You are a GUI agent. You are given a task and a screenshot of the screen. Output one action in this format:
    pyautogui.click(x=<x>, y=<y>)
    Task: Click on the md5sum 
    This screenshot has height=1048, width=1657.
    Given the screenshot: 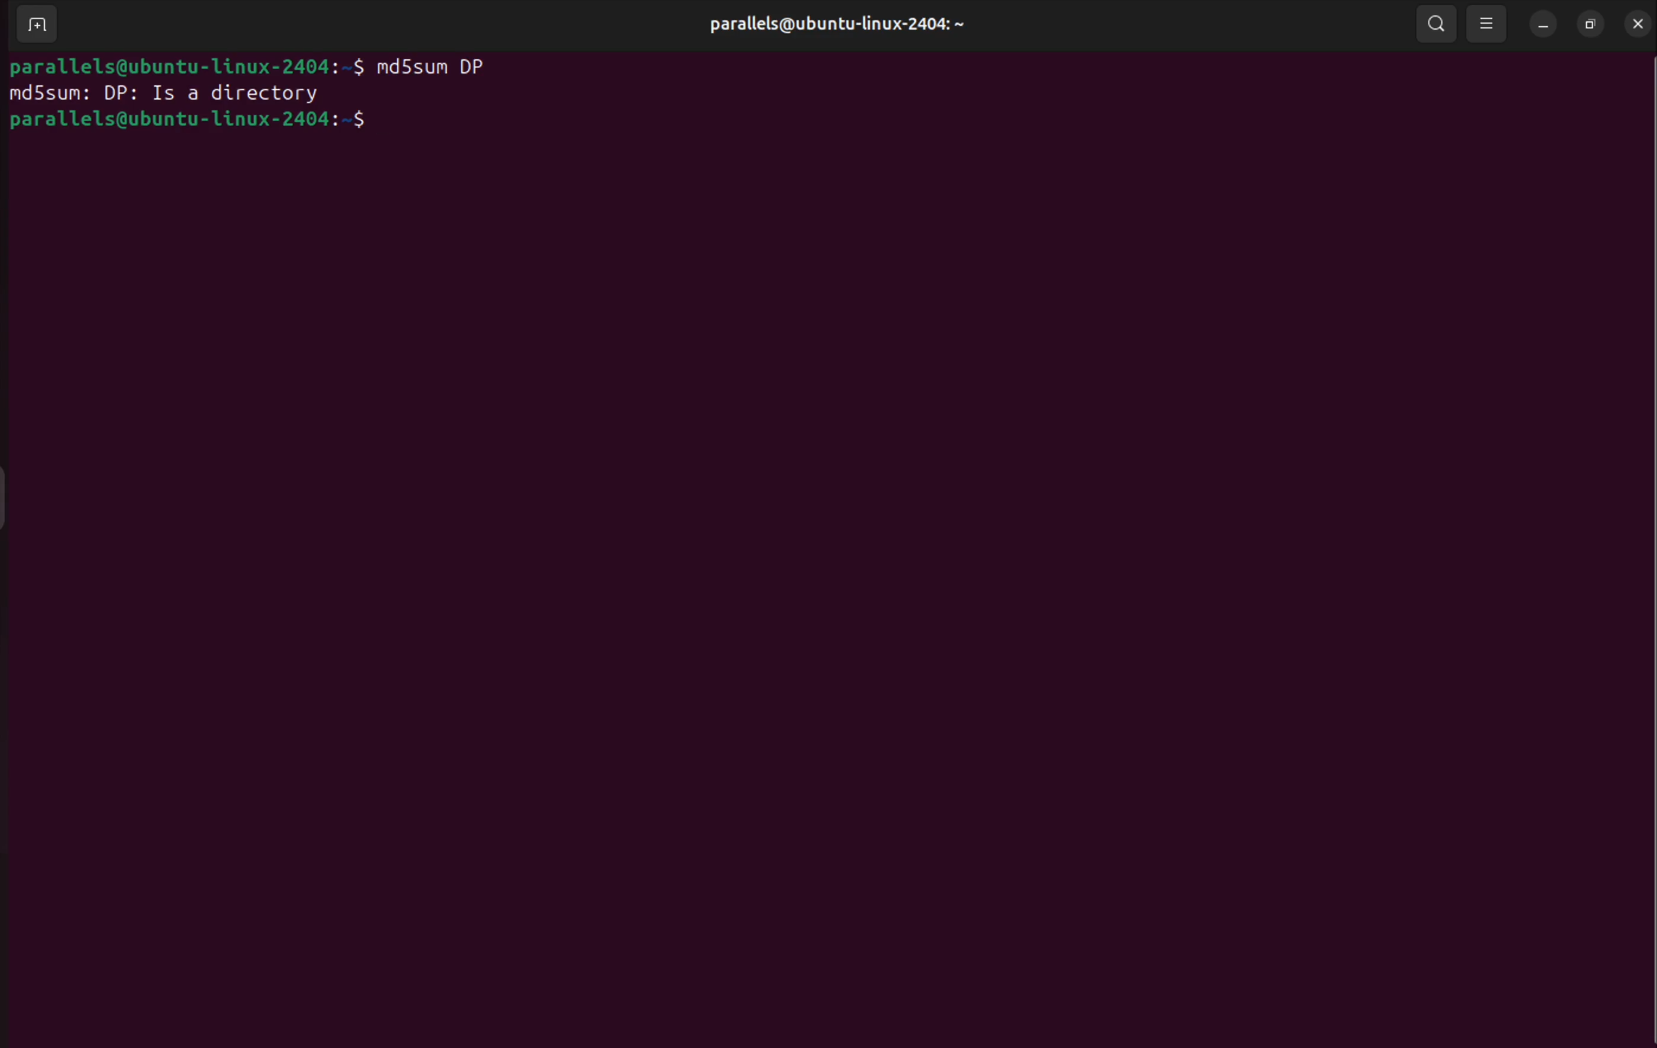 What is the action you would take?
    pyautogui.click(x=50, y=94)
    